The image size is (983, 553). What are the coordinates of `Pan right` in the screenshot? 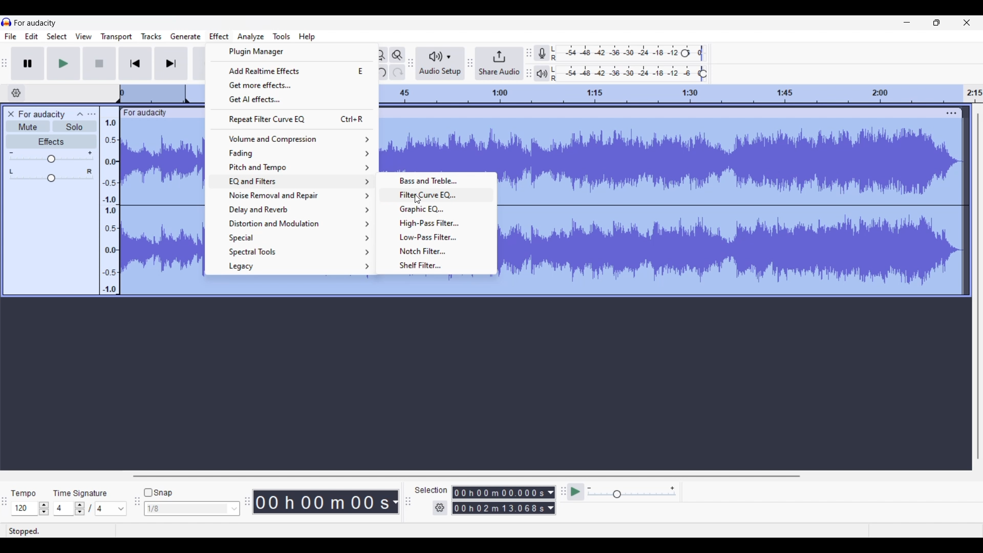 It's located at (90, 172).